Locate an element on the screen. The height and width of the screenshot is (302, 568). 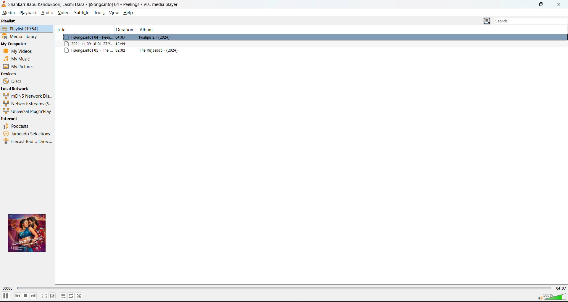
toggle fullscreen is located at coordinates (44, 296).